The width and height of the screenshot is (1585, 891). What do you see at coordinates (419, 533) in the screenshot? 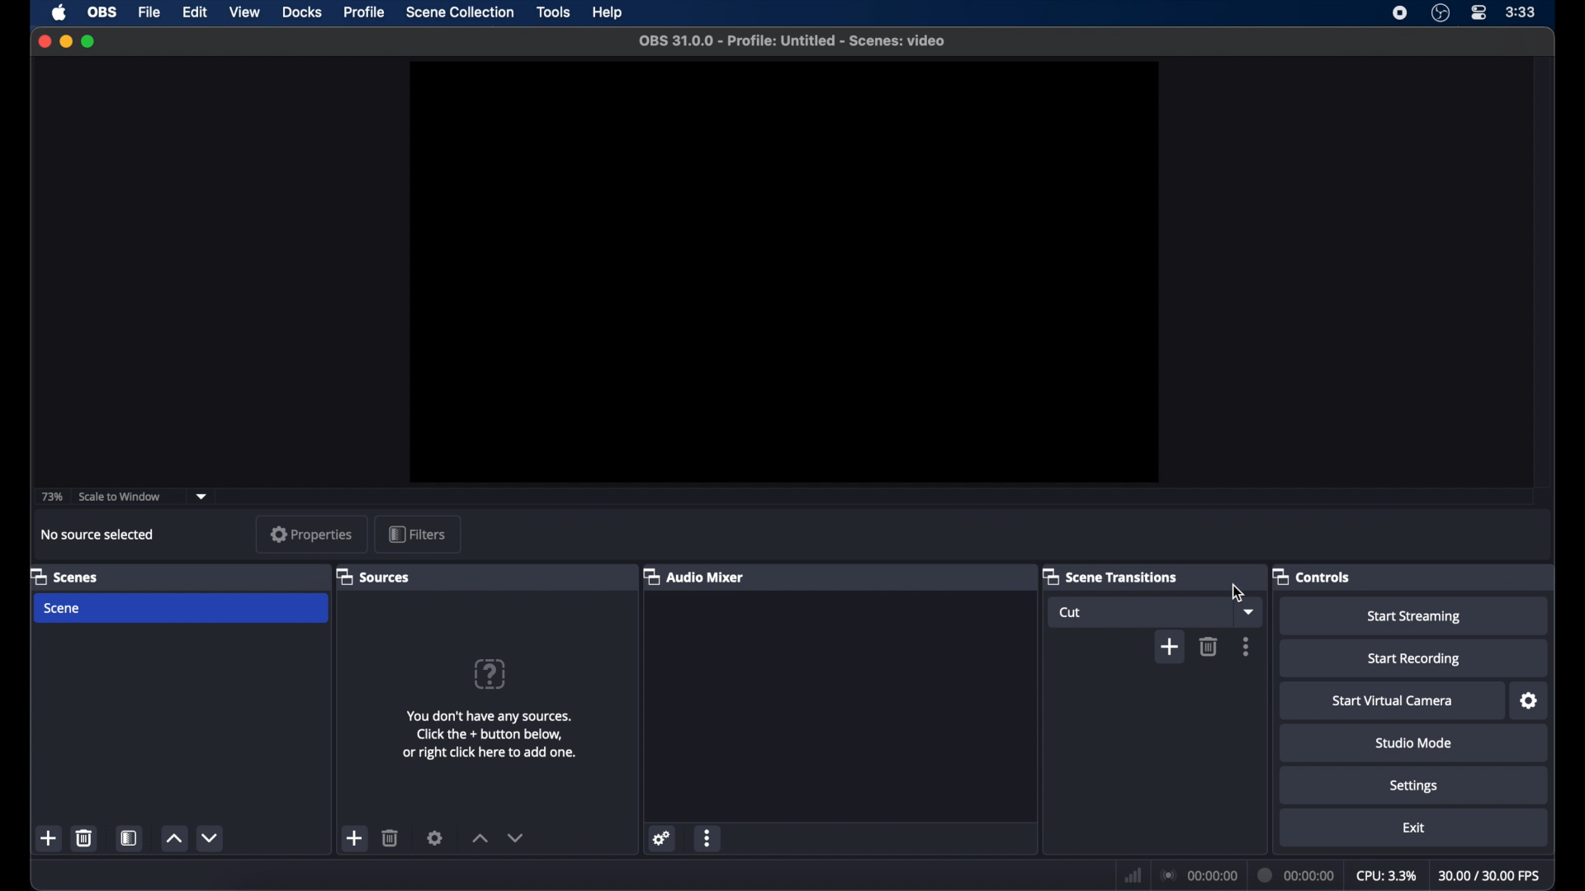
I see `filters` at bounding box center [419, 533].